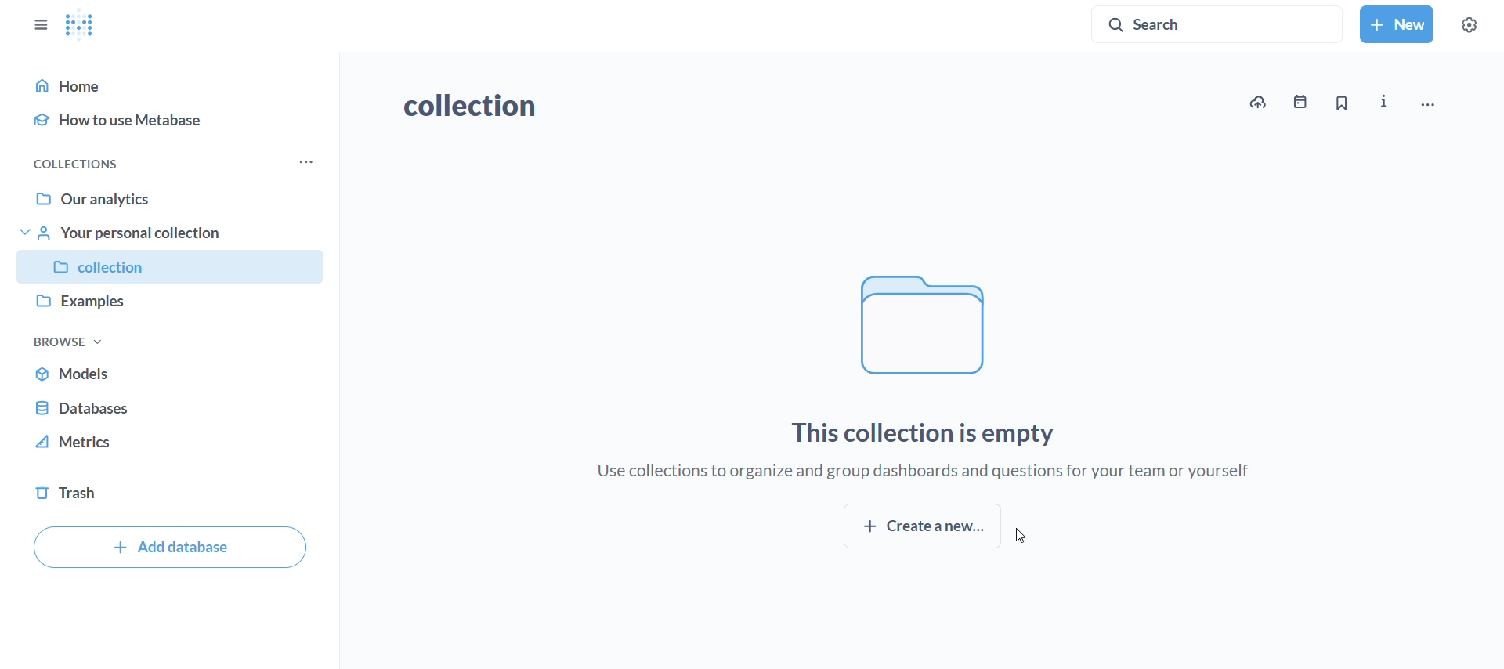 This screenshot has width=1504, height=669. What do you see at coordinates (171, 374) in the screenshot?
I see `models` at bounding box center [171, 374].